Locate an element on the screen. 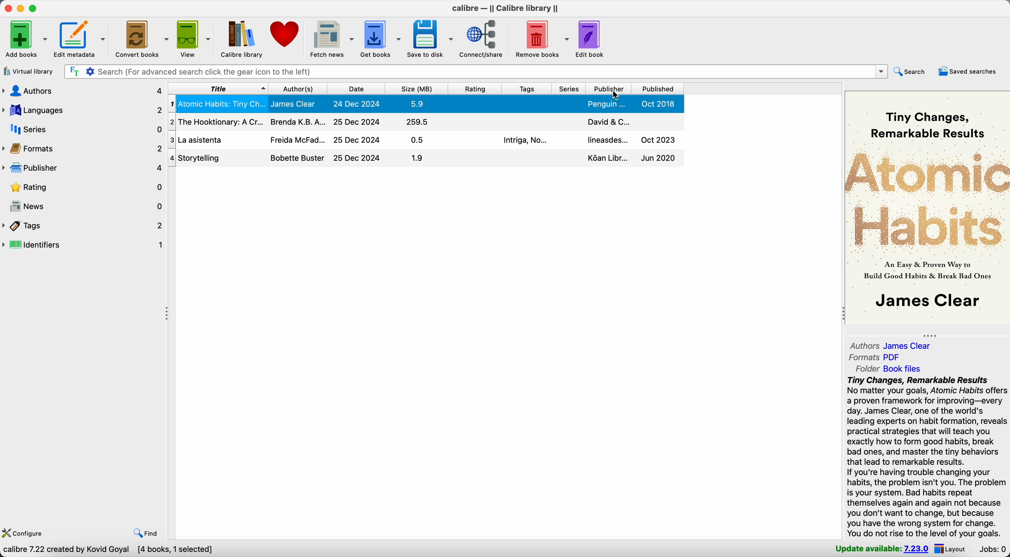 Image resolution: width=1010 pixels, height=557 pixels. convert books is located at coordinates (142, 40).